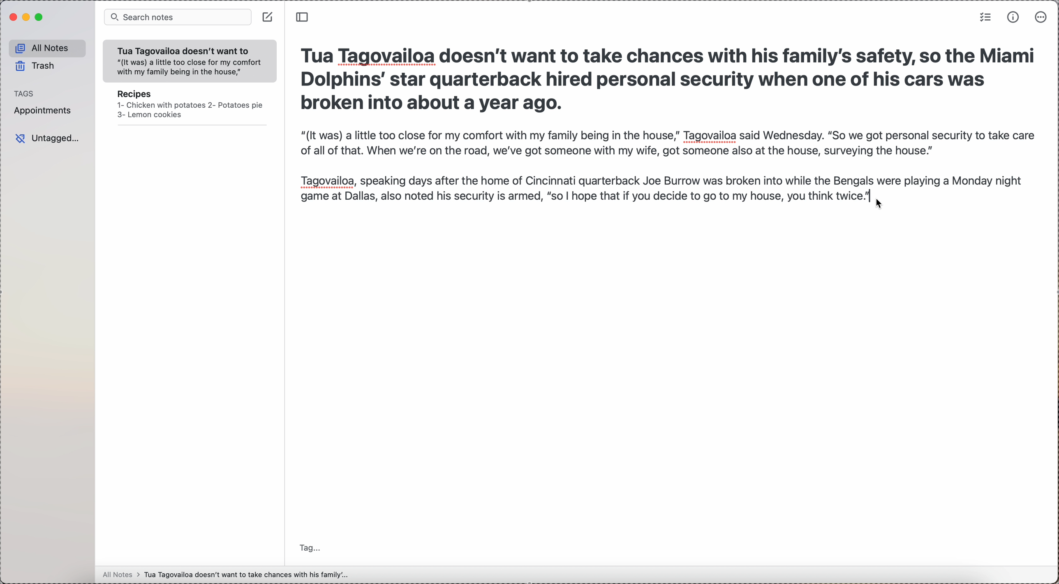 This screenshot has width=1059, height=584. Describe the element at coordinates (304, 18) in the screenshot. I see `toggle sidebar` at that location.